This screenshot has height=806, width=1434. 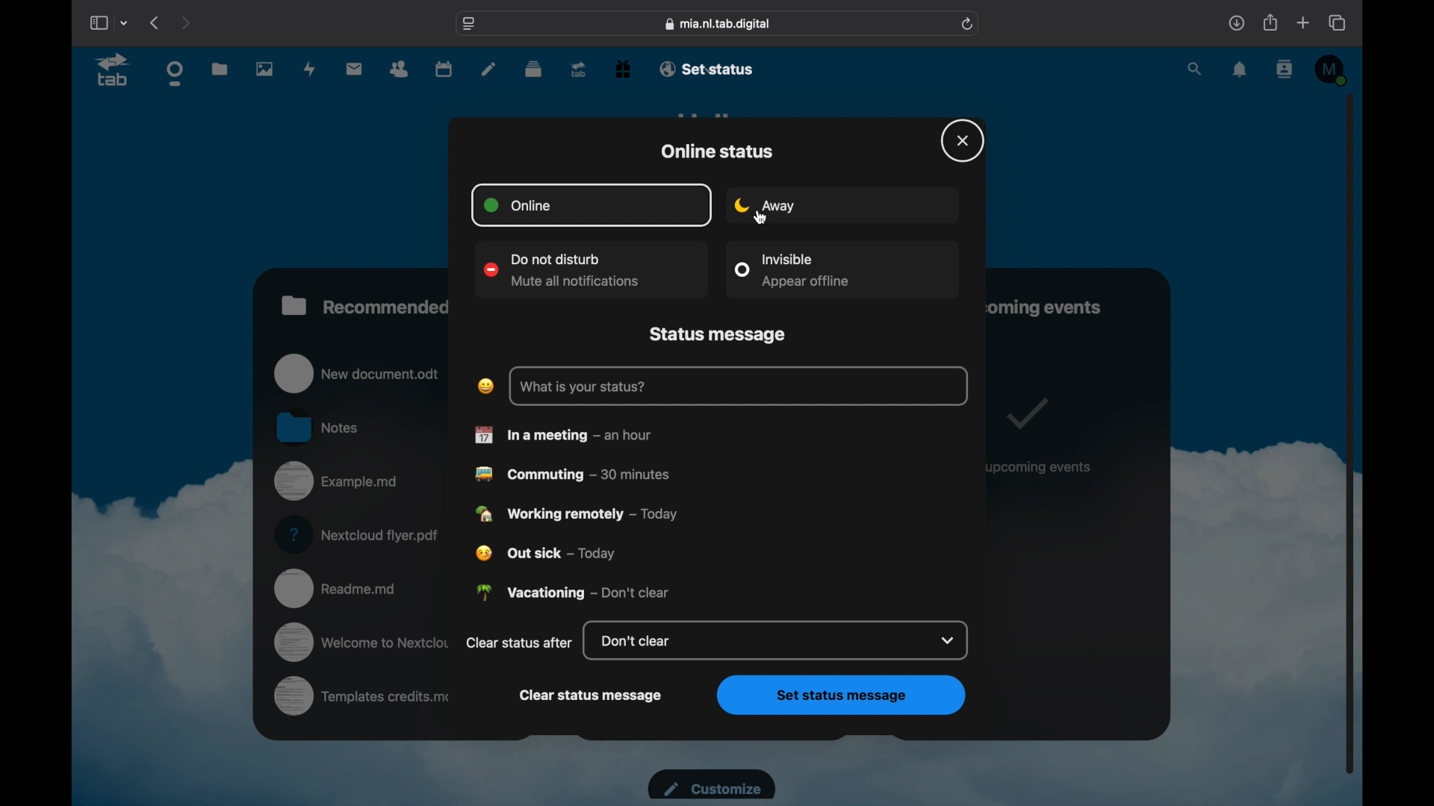 What do you see at coordinates (963, 140) in the screenshot?
I see `close` at bounding box center [963, 140].